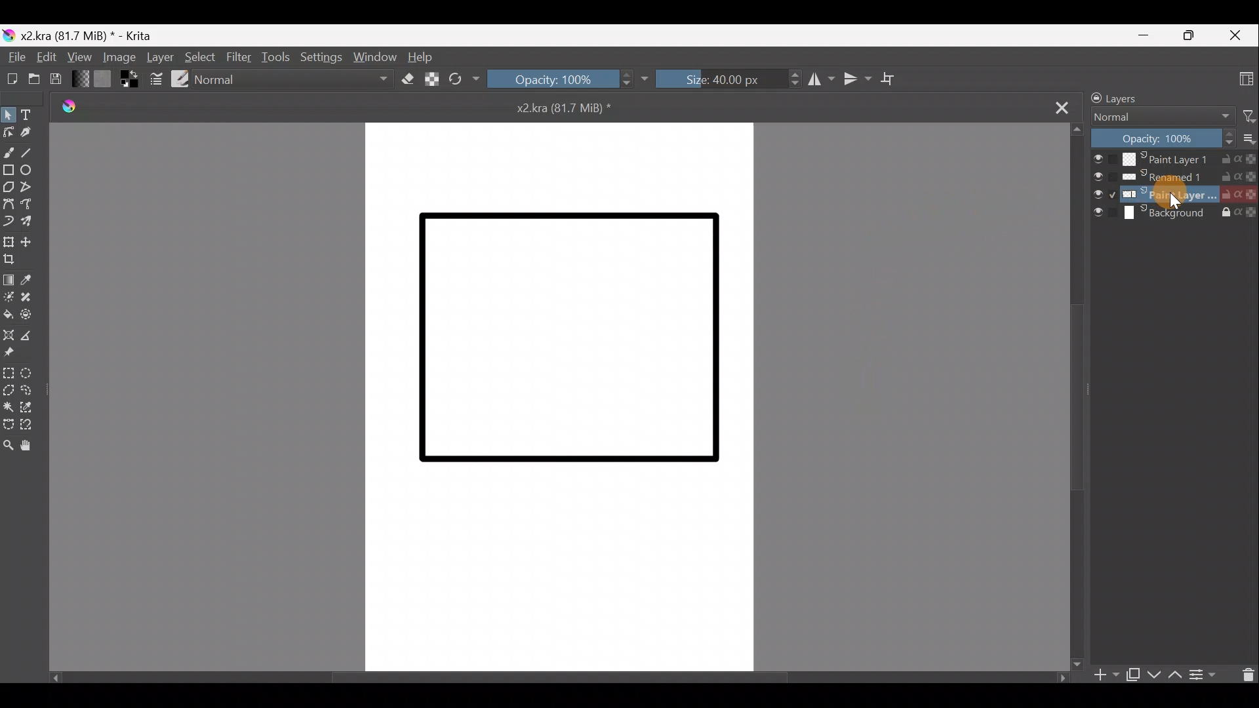 Image resolution: width=1259 pixels, height=708 pixels. I want to click on Zoom tool, so click(9, 445).